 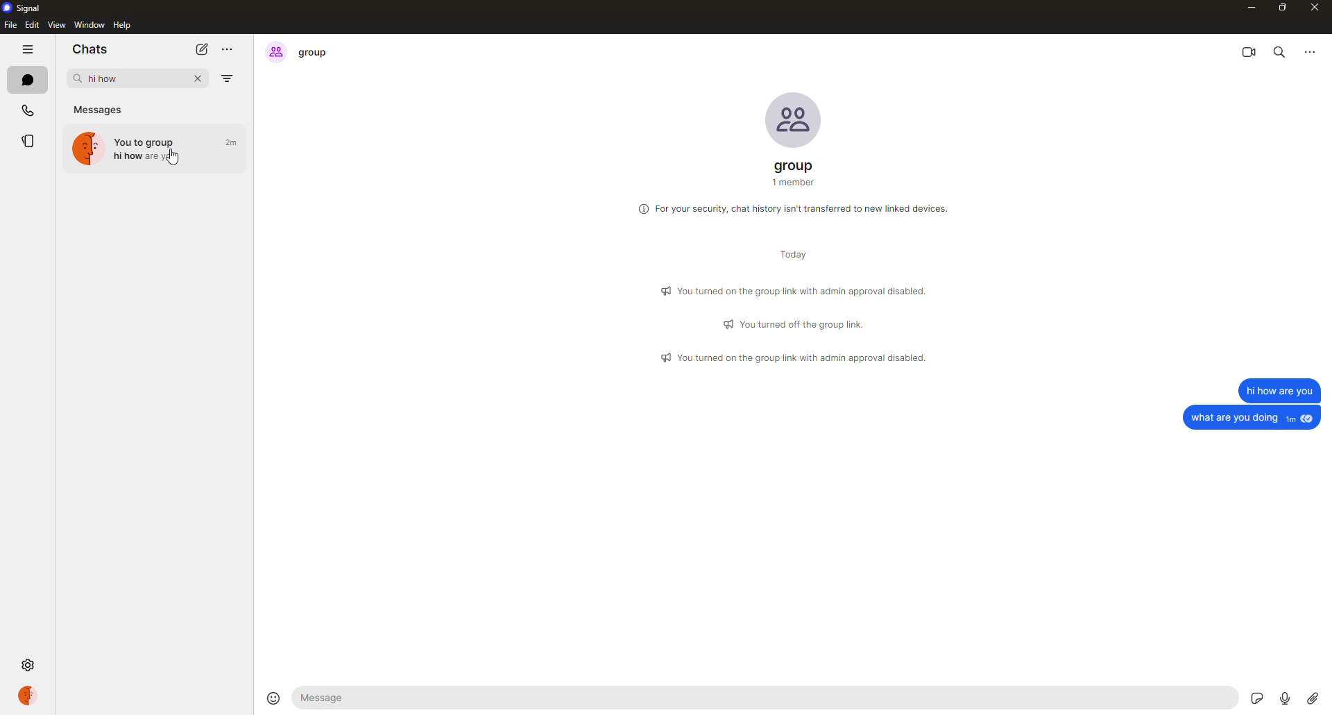 I want to click on maximize, so click(x=1284, y=8).